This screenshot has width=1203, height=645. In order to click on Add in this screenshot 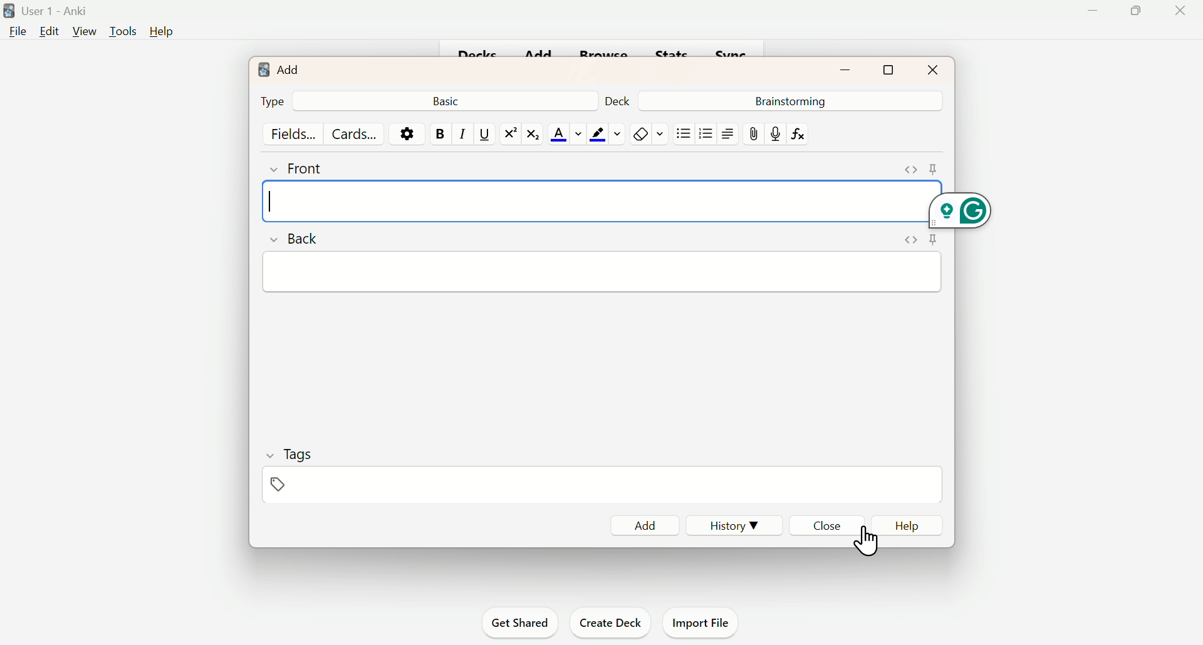, I will do `click(645, 525)`.